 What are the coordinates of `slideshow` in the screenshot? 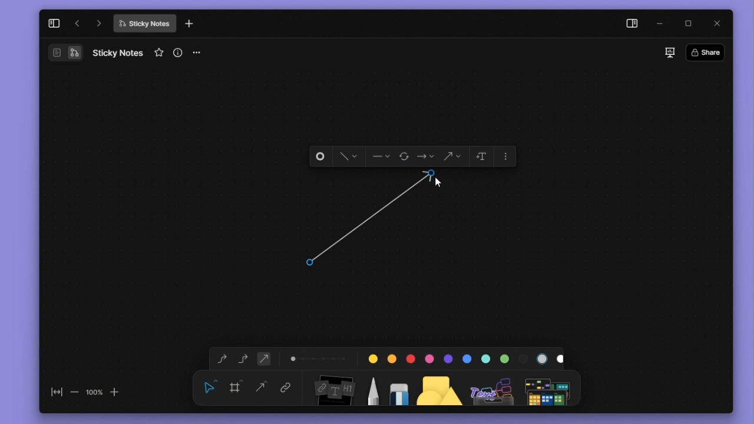 It's located at (669, 52).